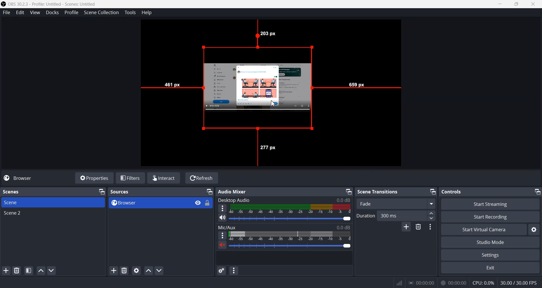 The height and width of the screenshot is (288, 542). Describe the element at coordinates (387, 204) in the screenshot. I see `Fade` at that location.